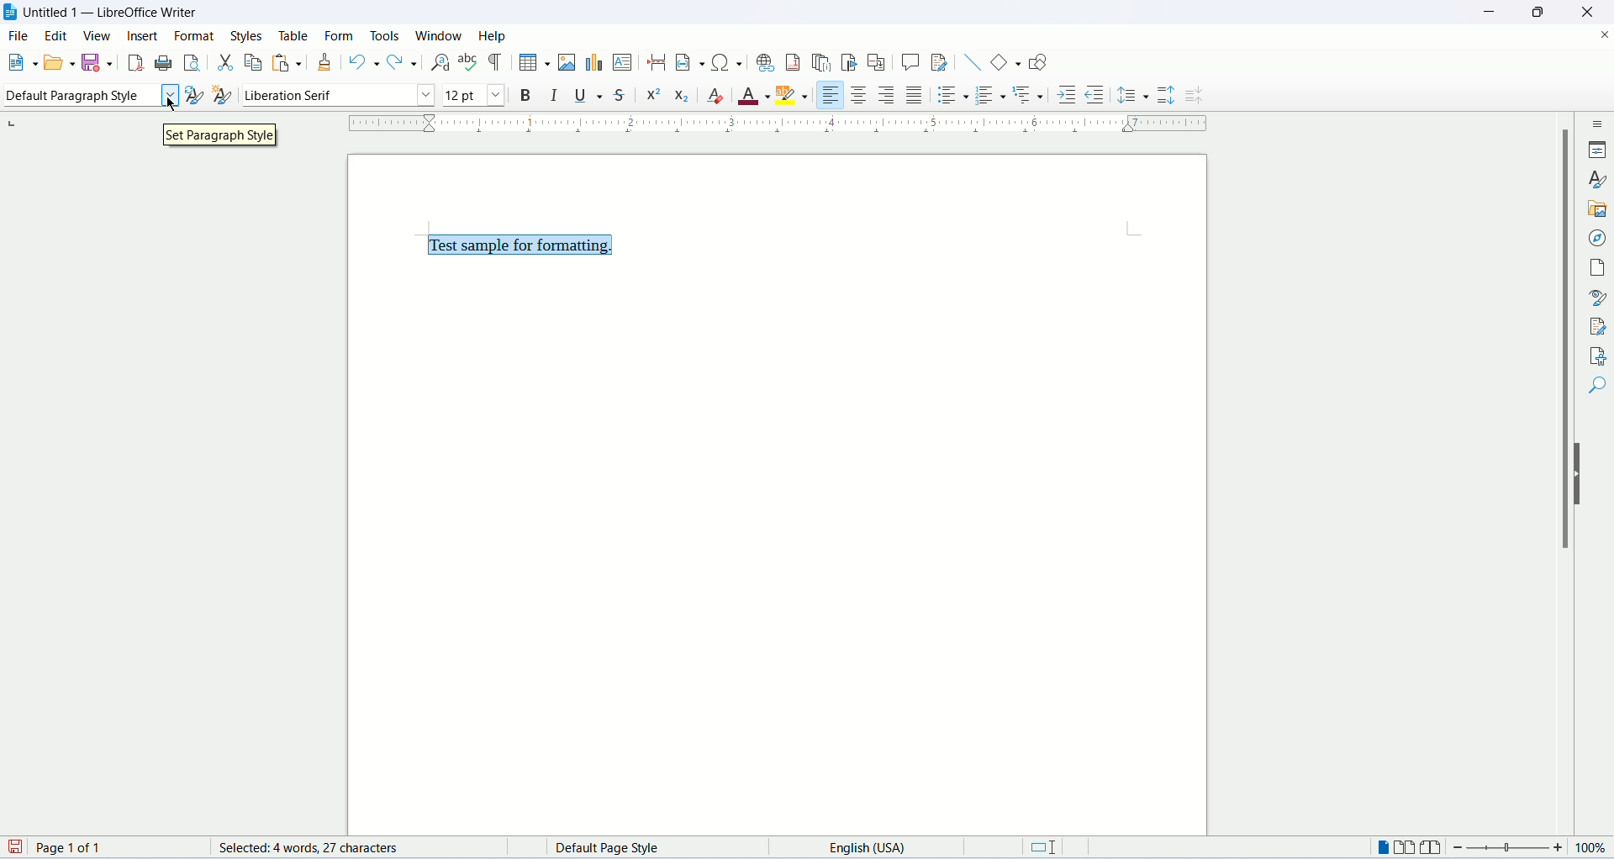 This screenshot has height=859, width=1614. I want to click on properties, so click(1600, 149).